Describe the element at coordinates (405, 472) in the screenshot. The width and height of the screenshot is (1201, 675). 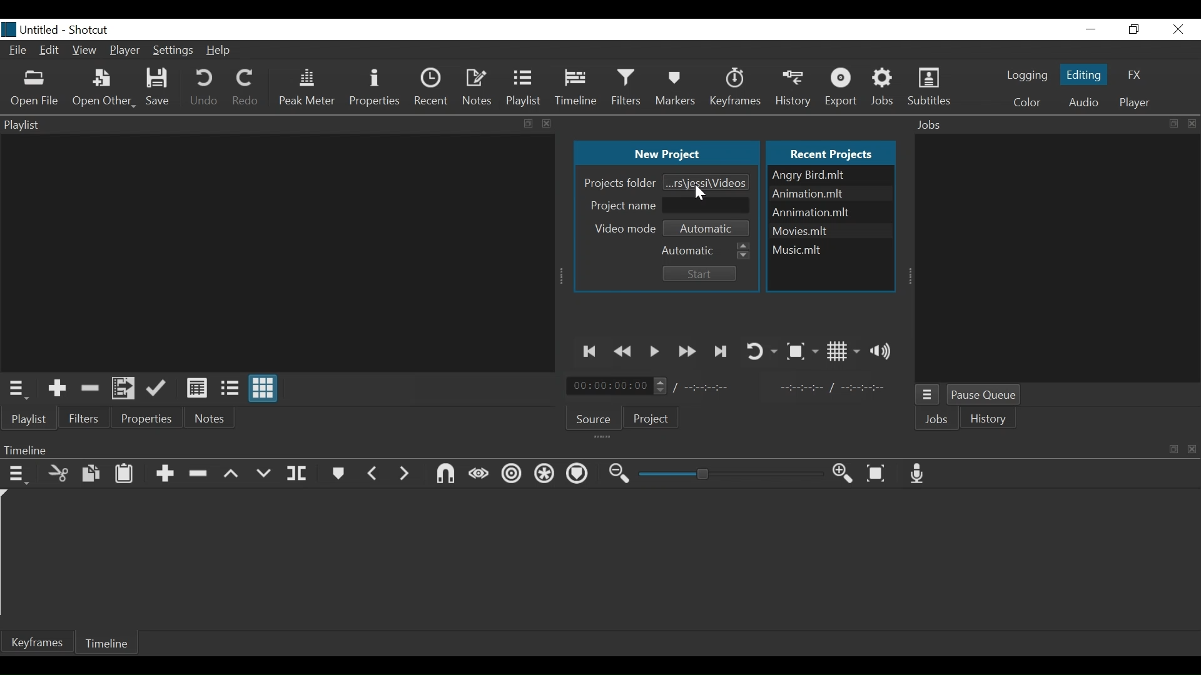
I see `Next Marker` at that location.